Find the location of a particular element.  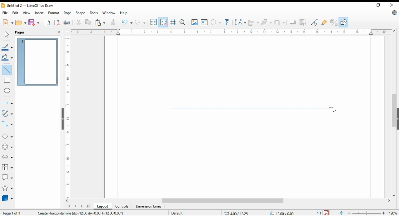

show gluepoint functions is located at coordinates (324, 22).